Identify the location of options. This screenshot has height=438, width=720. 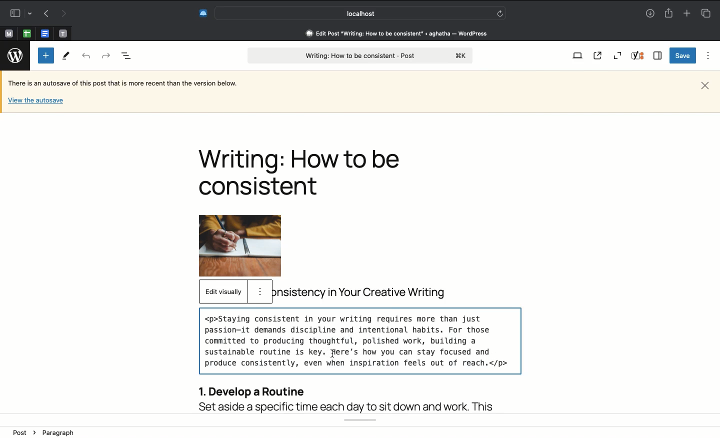
(260, 291).